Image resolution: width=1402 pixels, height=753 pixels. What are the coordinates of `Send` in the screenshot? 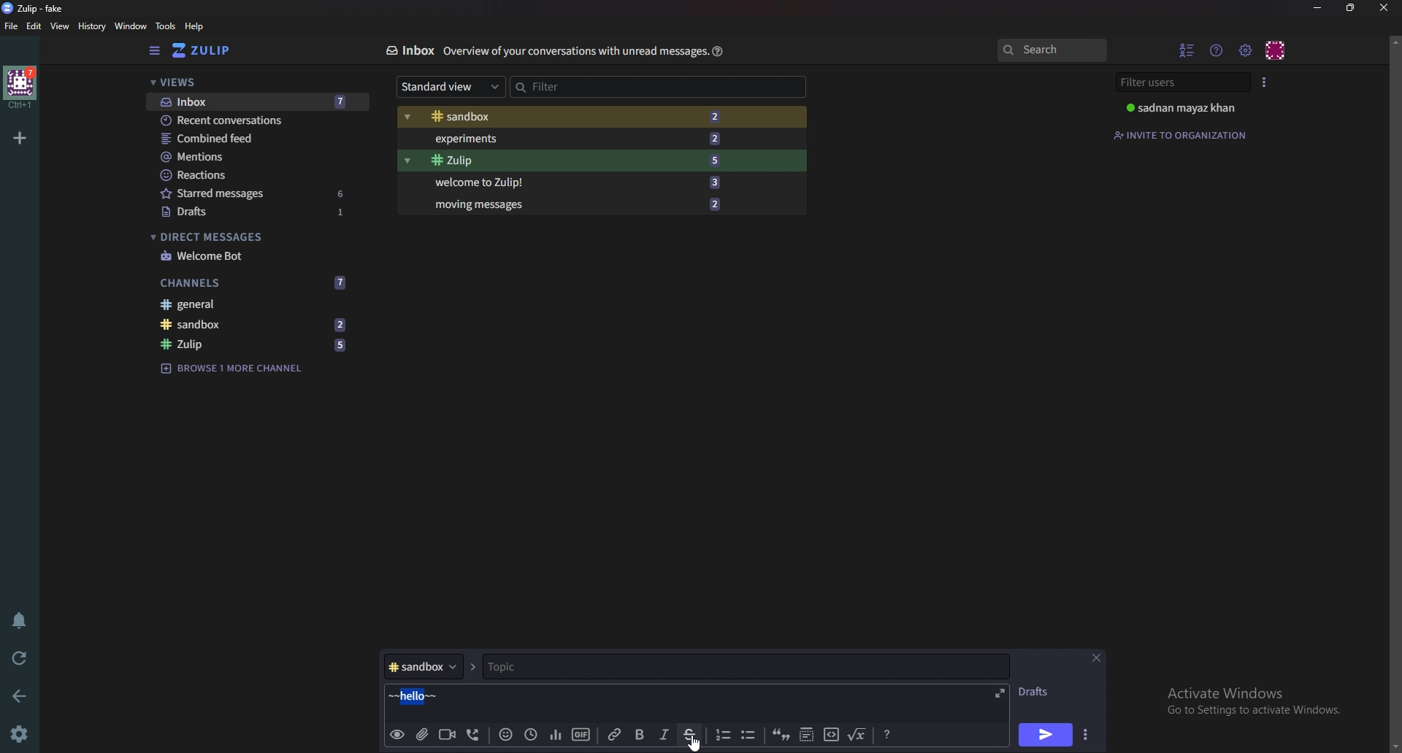 It's located at (1045, 735).